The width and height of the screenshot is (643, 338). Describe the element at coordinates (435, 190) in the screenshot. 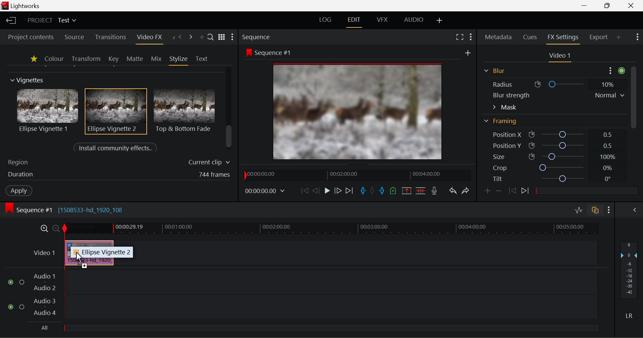

I see `Record Voiceover` at that location.